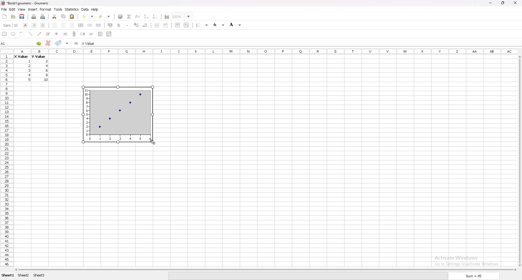 This screenshot has width=522, height=280. What do you see at coordinates (119, 25) in the screenshot?
I see `percentage` at bounding box center [119, 25].